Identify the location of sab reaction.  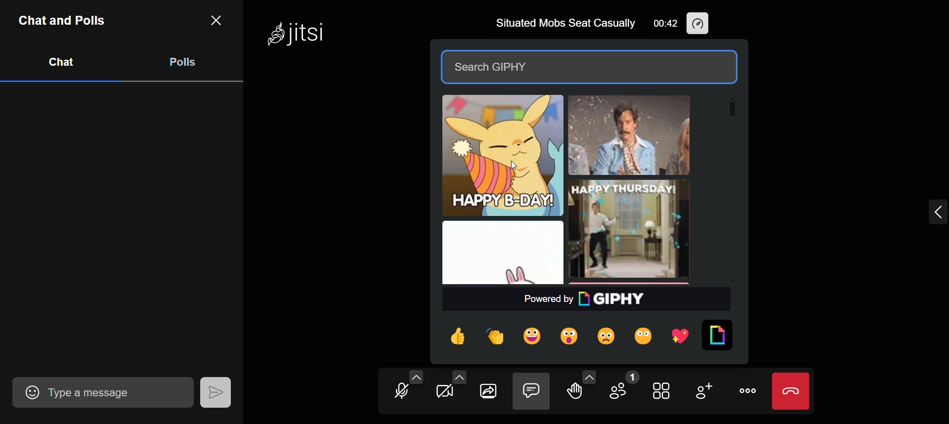
(607, 337).